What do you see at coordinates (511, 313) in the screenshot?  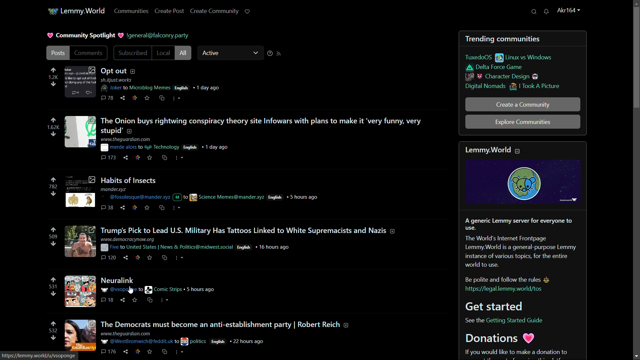 I see `text` at bounding box center [511, 313].